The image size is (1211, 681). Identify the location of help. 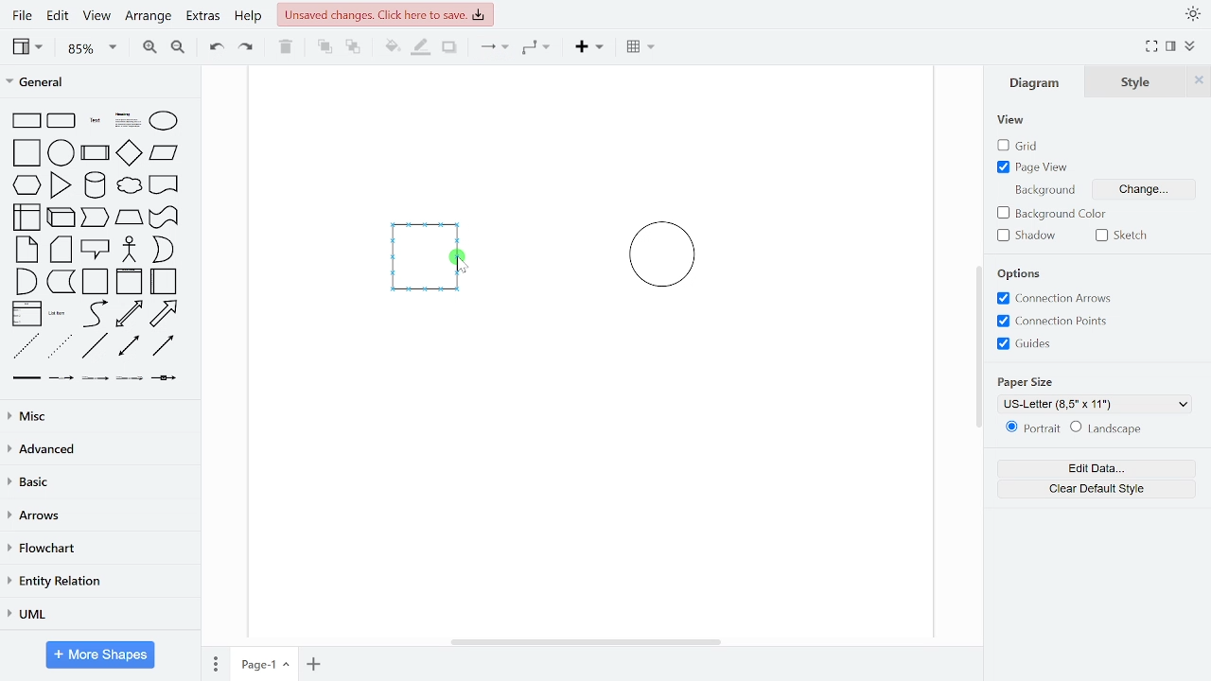
(248, 17).